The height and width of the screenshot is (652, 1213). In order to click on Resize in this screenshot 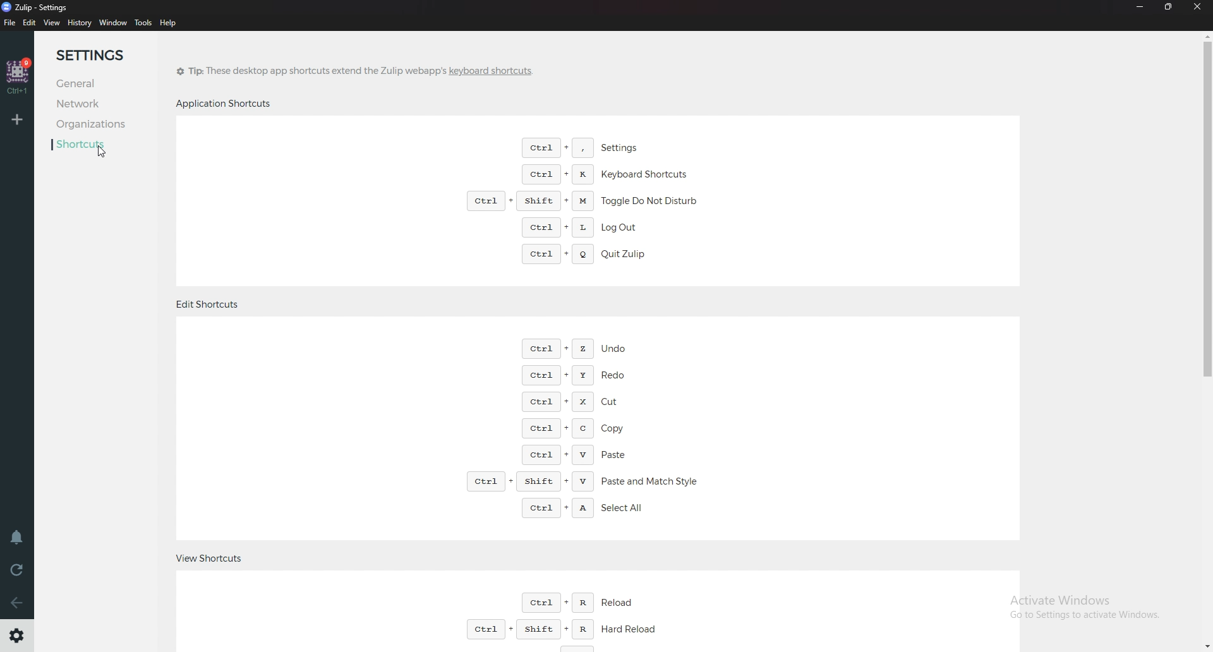, I will do `click(1170, 8)`.